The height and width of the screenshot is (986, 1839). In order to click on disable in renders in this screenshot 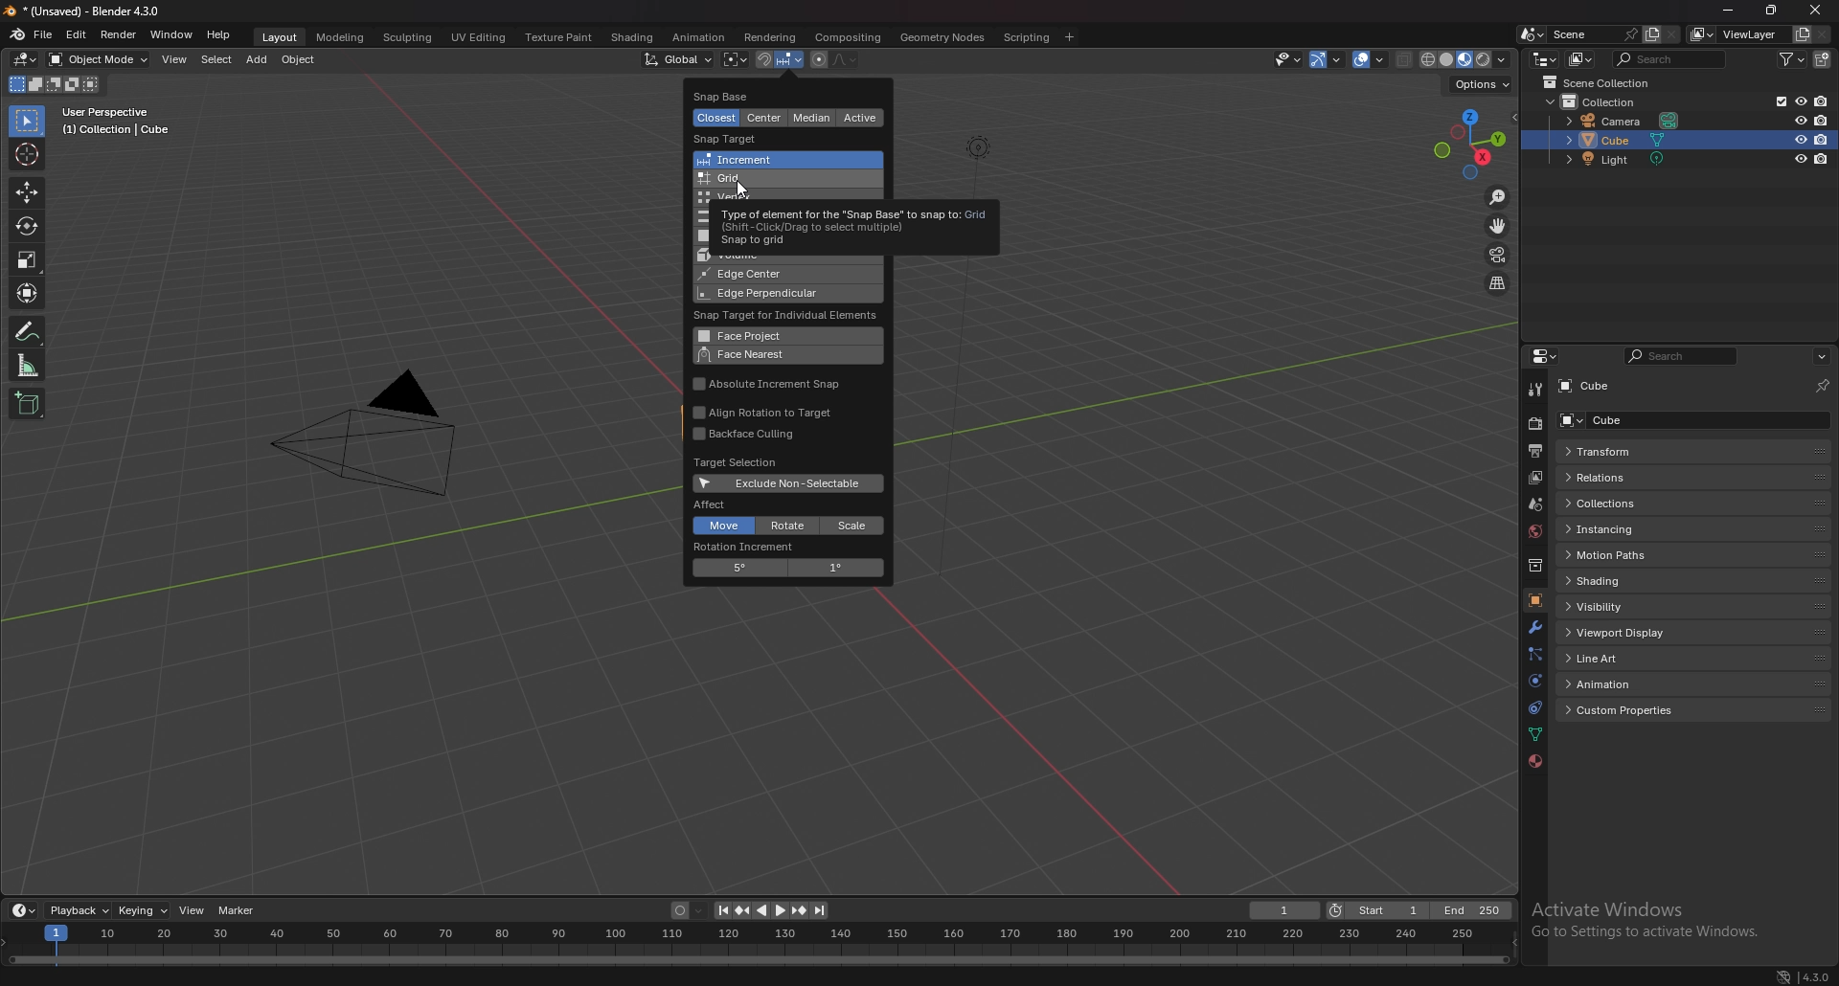, I will do `click(1822, 120)`.